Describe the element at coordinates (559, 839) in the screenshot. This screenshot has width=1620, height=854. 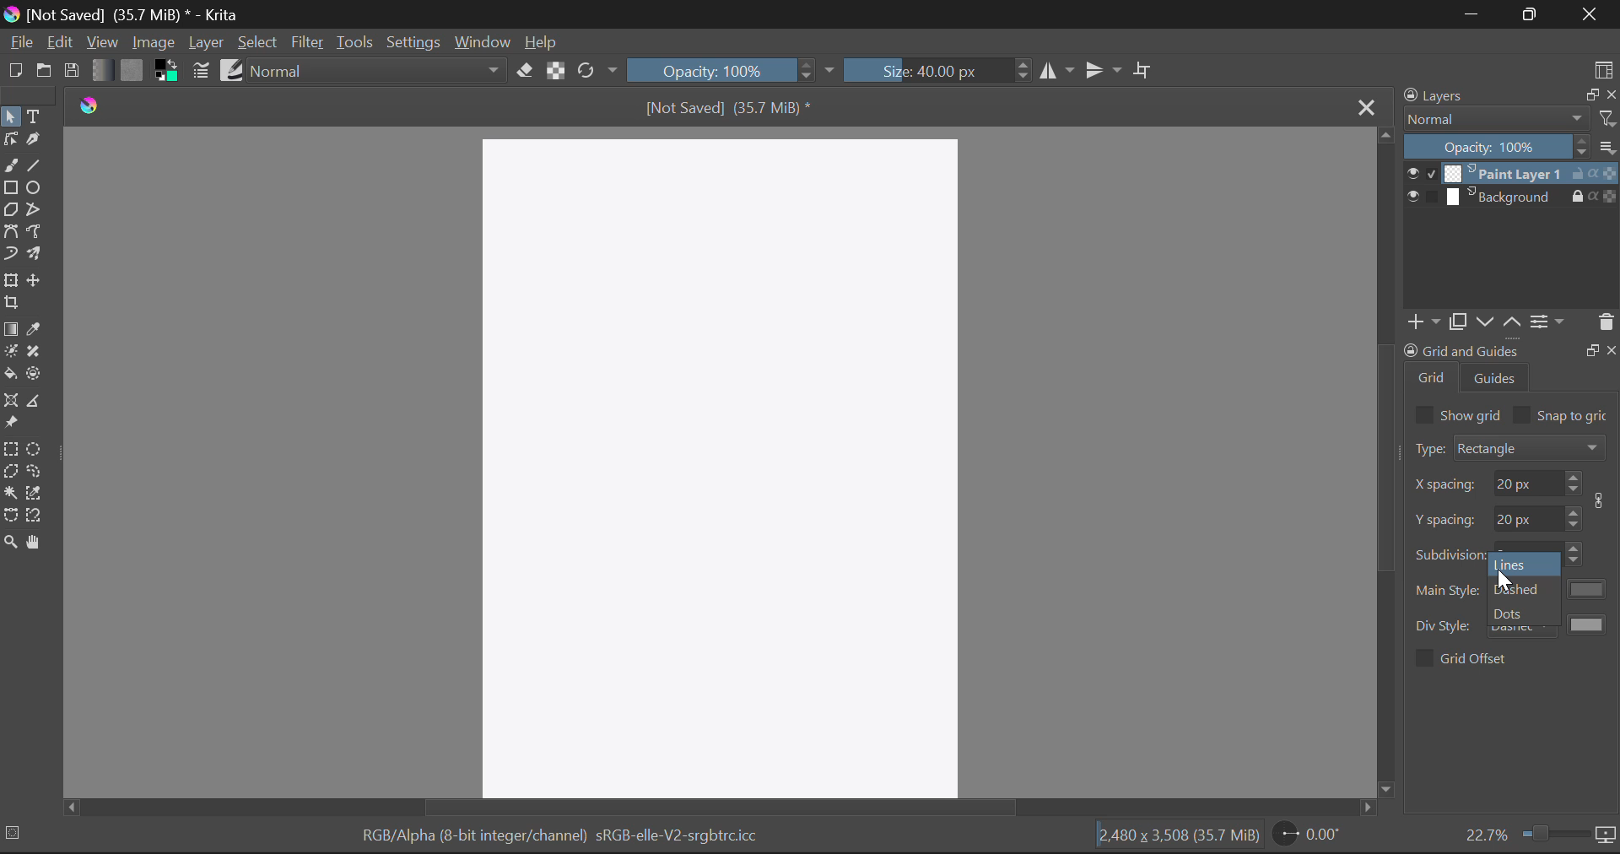
I see `RGB/Alpha (8-bit integer/channel) sRGB-elle-V2-srgbtrc.icc` at that location.